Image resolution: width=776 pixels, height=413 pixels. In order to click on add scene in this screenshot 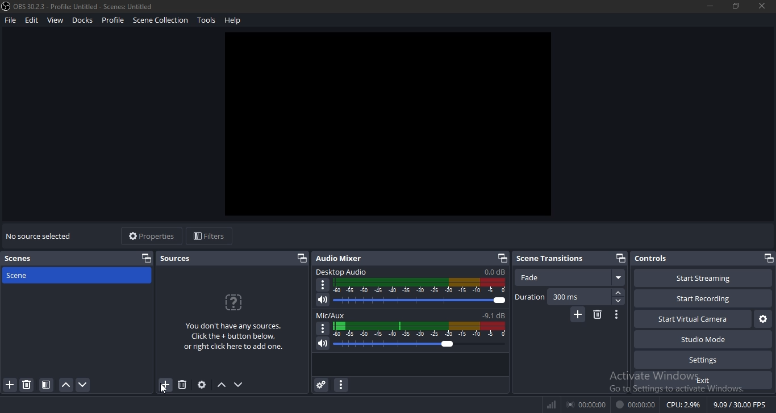, I will do `click(10, 385)`.